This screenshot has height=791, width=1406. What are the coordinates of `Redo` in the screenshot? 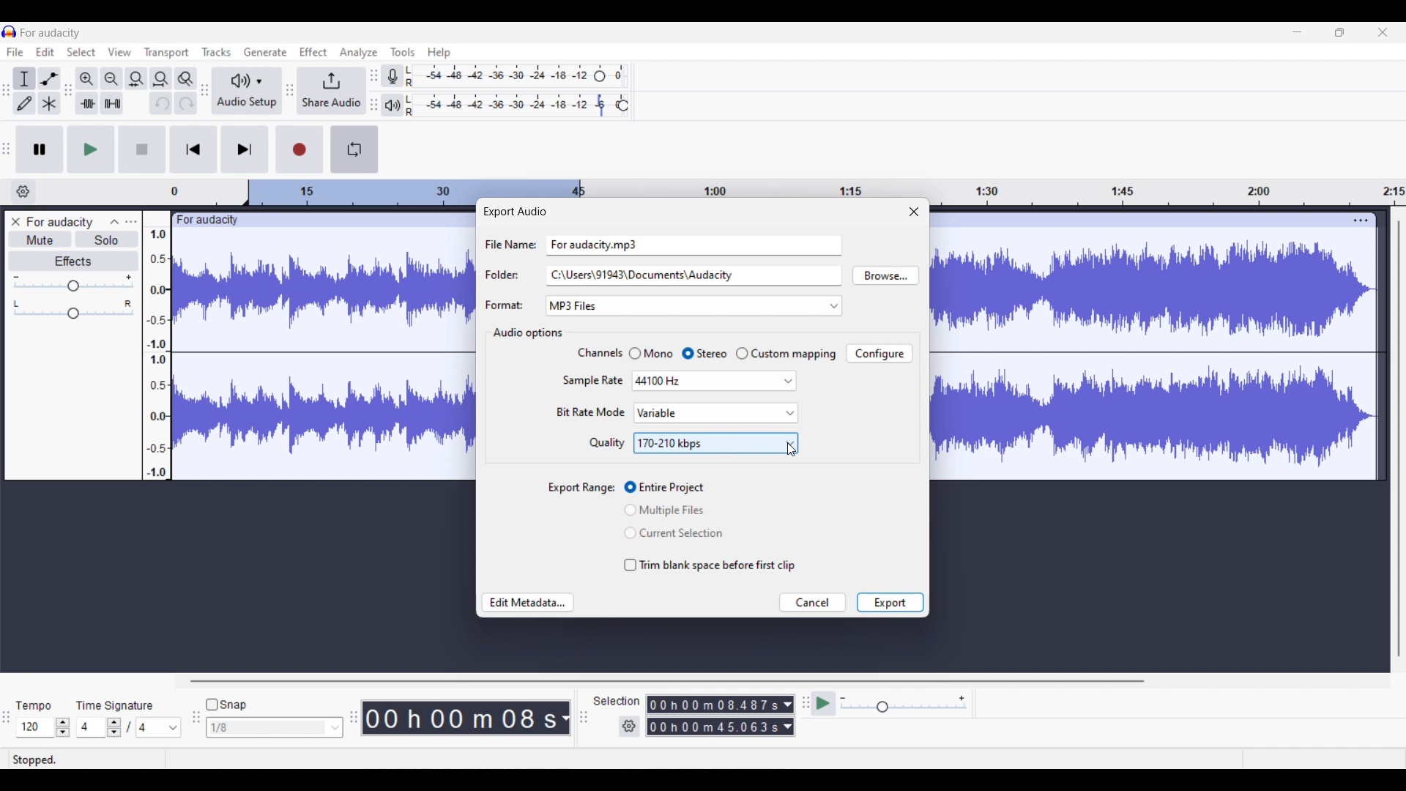 It's located at (186, 103).